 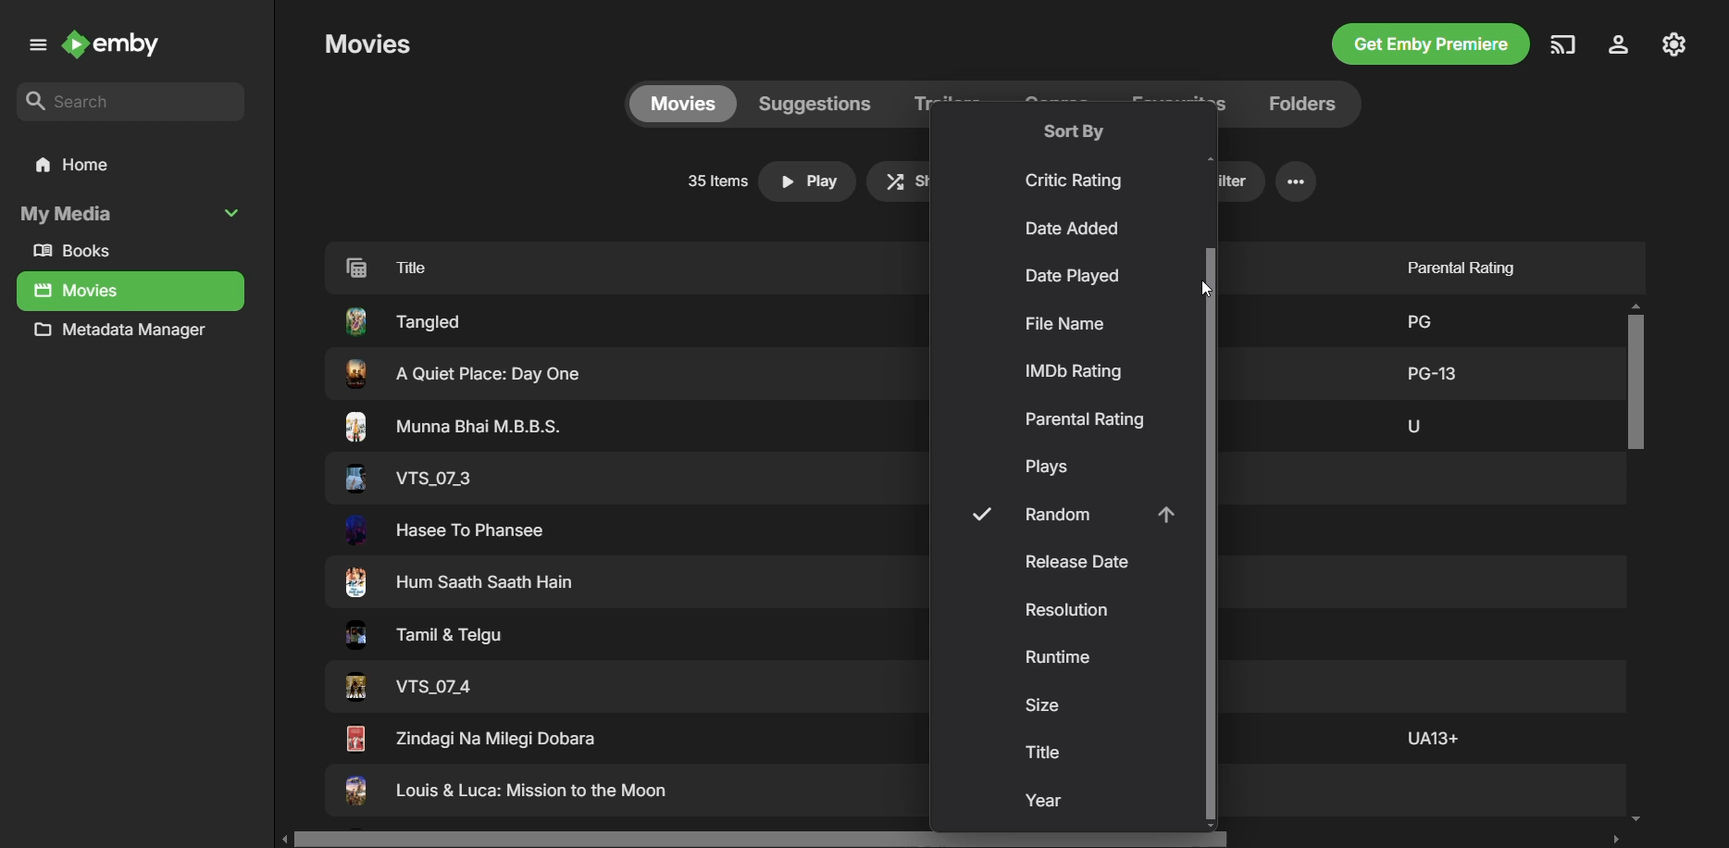 What do you see at coordinates (714, 181) in the screenshot?
I see `Number of items` at bounding box center [714, 181].